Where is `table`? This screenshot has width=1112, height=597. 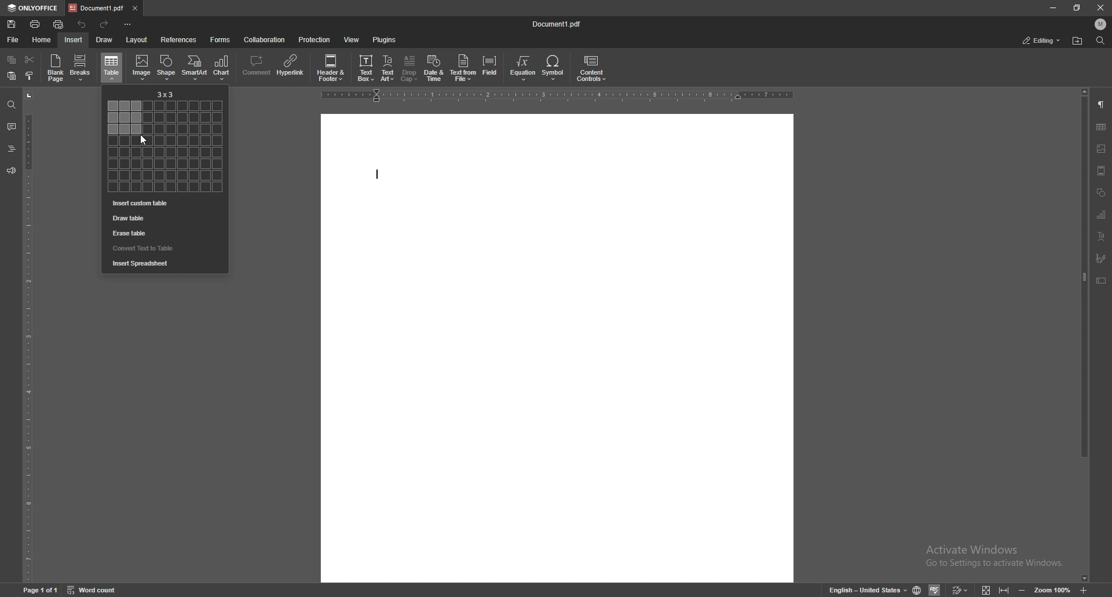 table is located at coordinates (1102, 127).